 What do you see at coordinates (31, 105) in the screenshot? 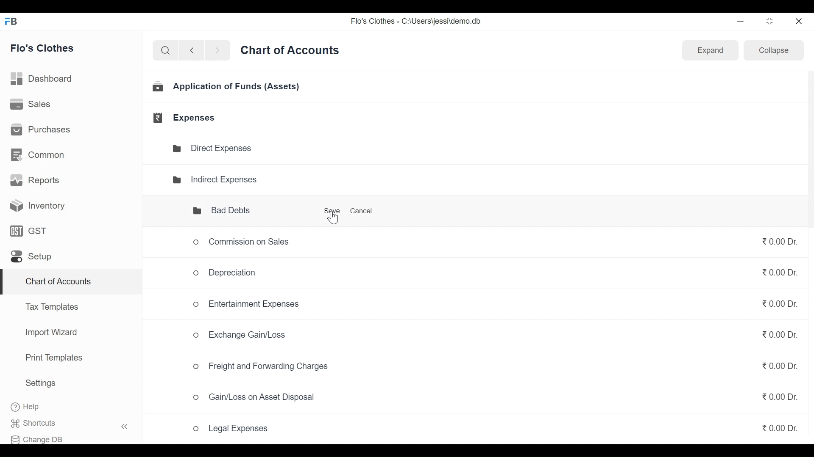
I see `Sales` at bounding box center [31, 105].